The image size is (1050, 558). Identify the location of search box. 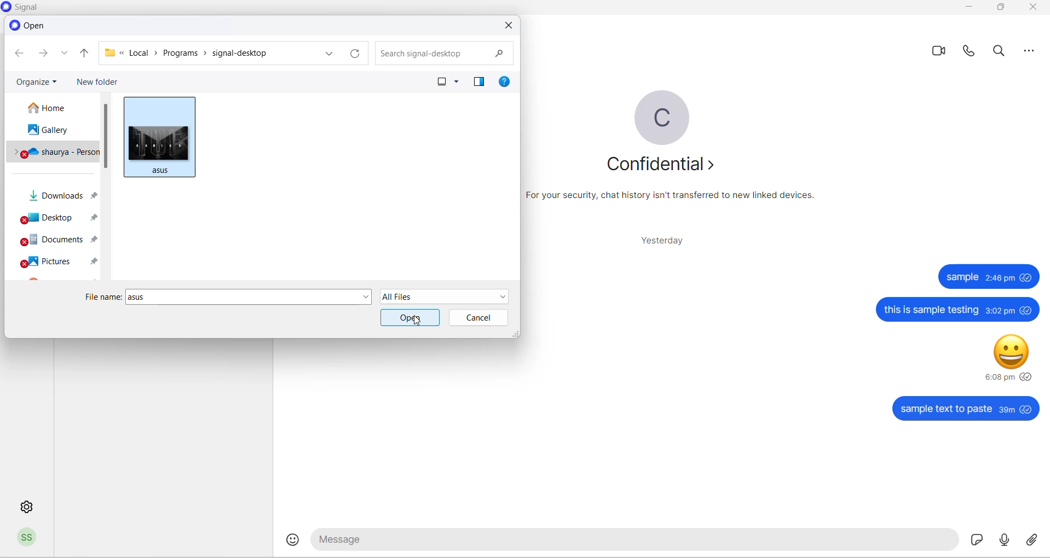
(441, 52).